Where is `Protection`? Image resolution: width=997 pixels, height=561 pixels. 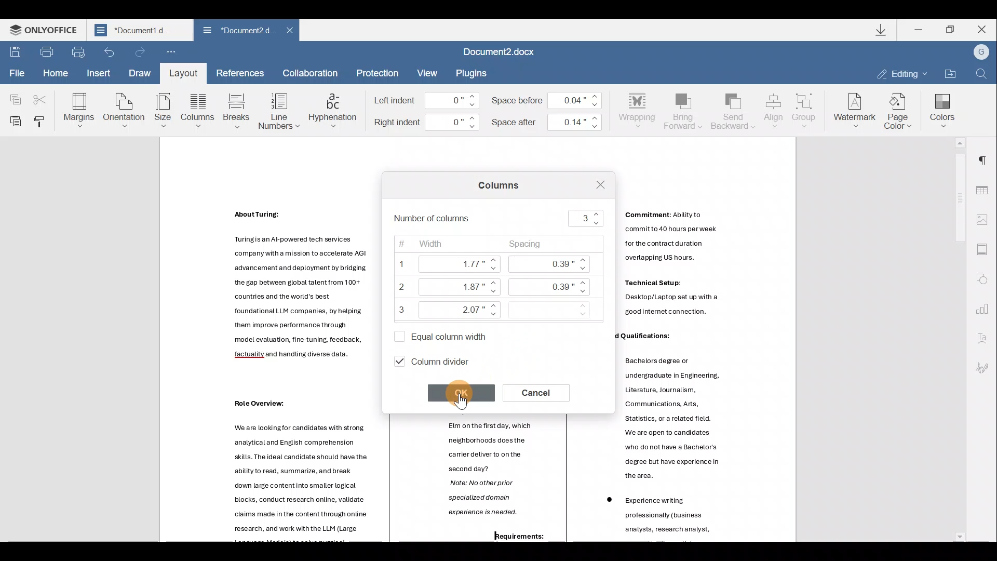
Protection is located at coordinates (376, 73).